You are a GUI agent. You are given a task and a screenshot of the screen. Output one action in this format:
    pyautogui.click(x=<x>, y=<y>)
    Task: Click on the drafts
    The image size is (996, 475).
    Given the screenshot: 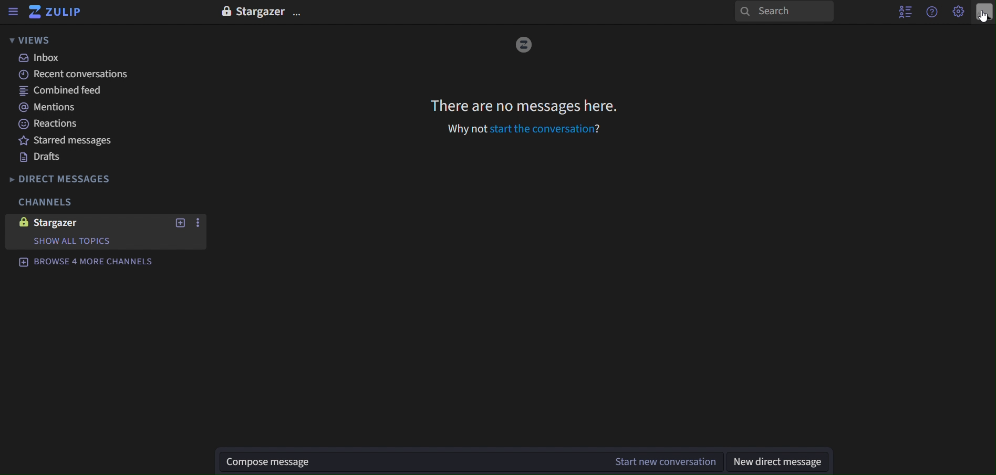 What is the action you would take?
    pyautogui.click(x=41, y=158)
    